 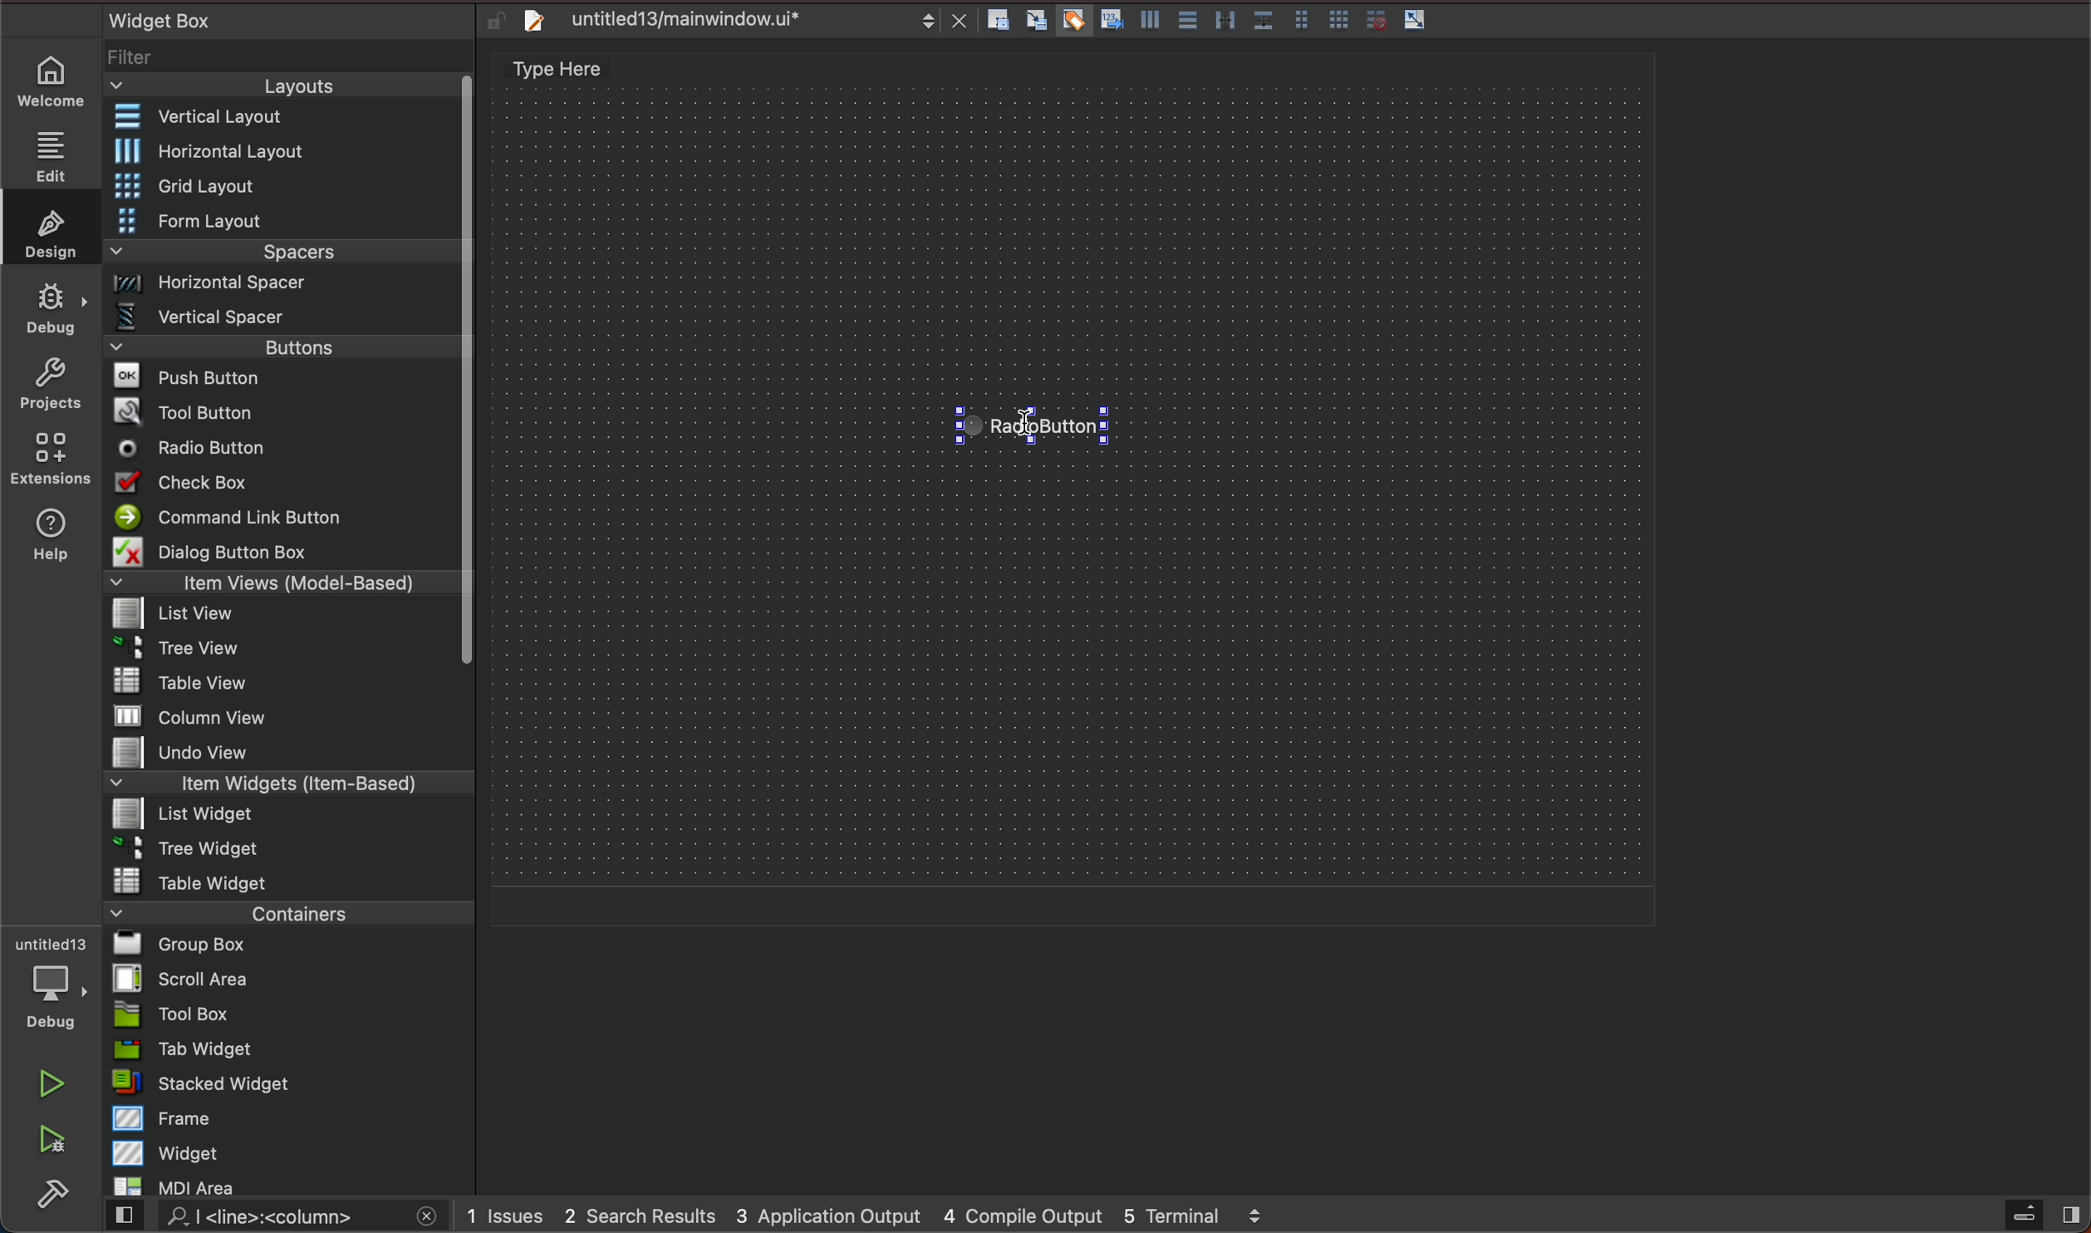 What do you see at coordinates (282, 518) in the screenshot?
I see `command line` at bounding box center [282, 518].